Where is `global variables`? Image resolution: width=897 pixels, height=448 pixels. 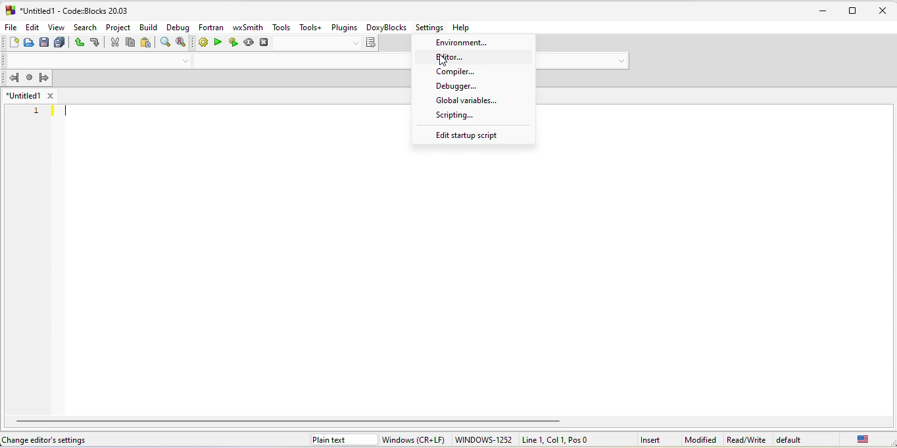
global variables is located at coordinates (465, 101).